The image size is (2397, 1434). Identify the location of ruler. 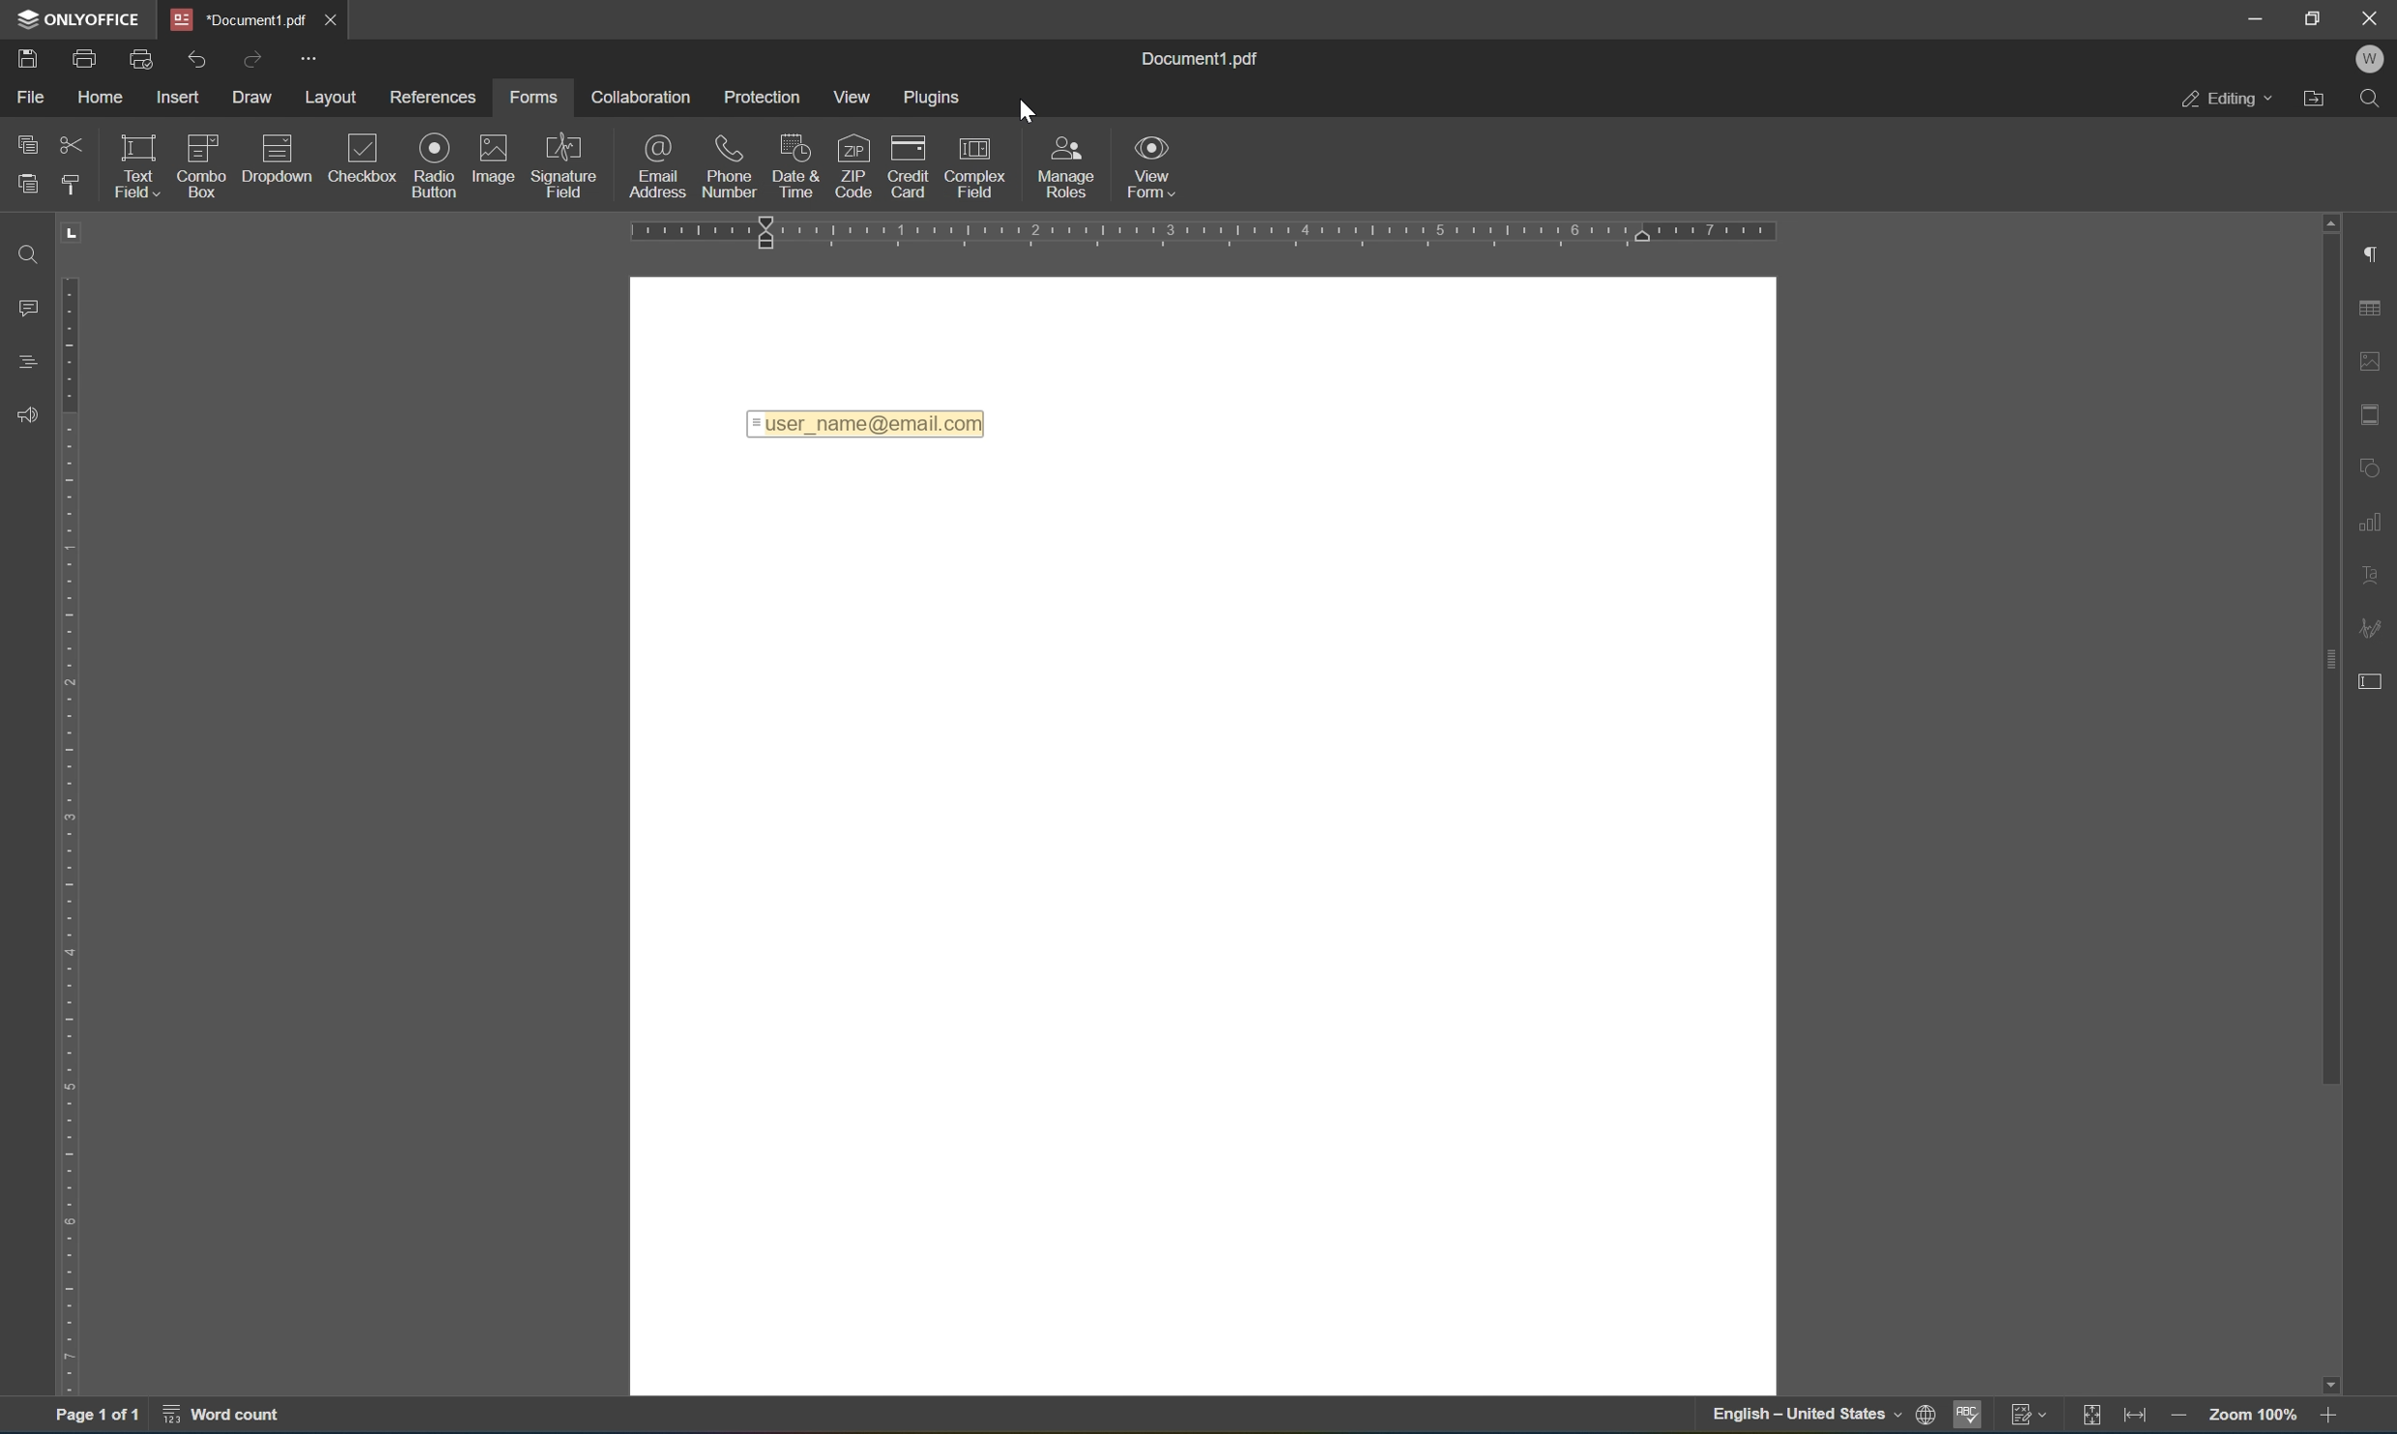
(73, 804).